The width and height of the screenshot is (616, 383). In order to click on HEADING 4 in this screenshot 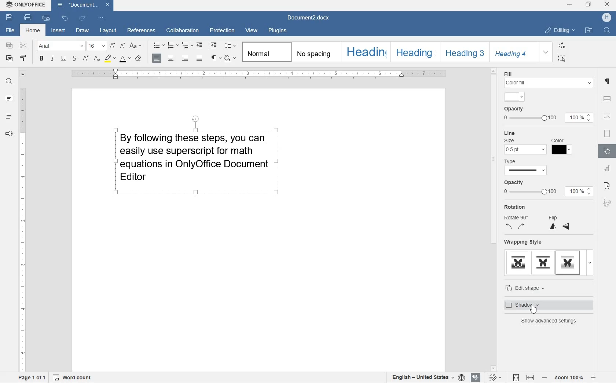, I will do `click(512, 52)`.